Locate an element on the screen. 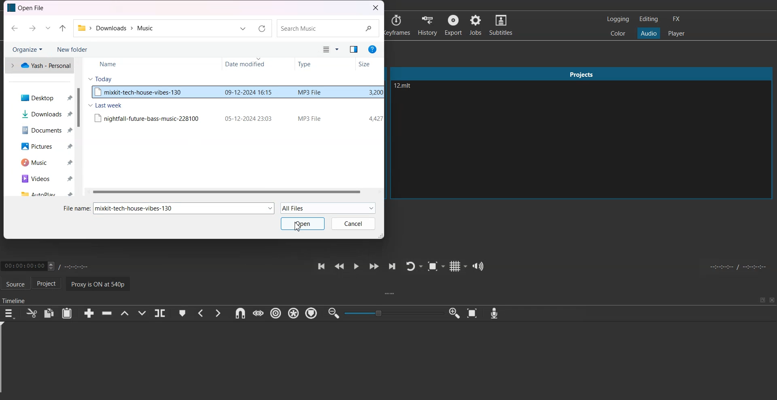 The width and height of the screenshot is (777, 400). Lift is located at coordinates (124, 313).